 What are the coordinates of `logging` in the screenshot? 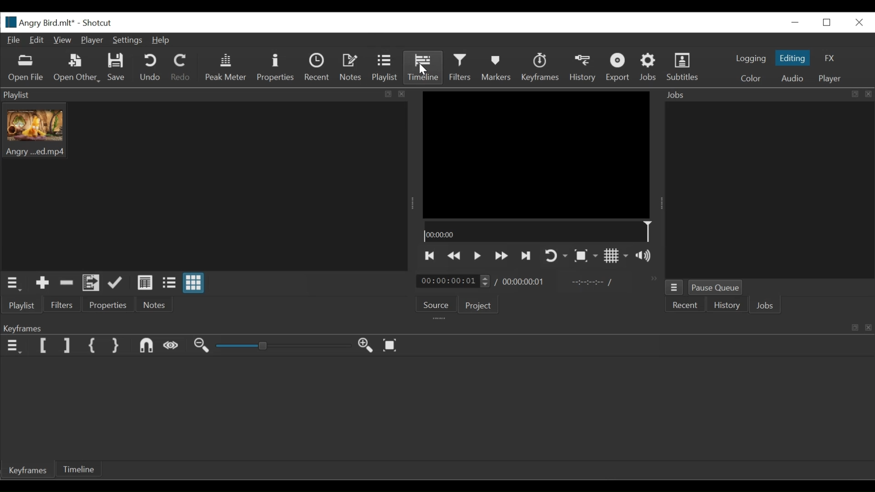 It's located at (750, 59).